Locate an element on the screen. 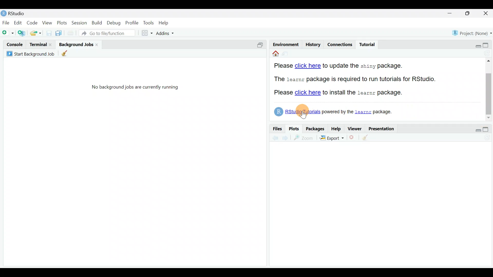 The width and height of the screenshot is (493, 277). Tutorial is located at coordinates (367, 43).